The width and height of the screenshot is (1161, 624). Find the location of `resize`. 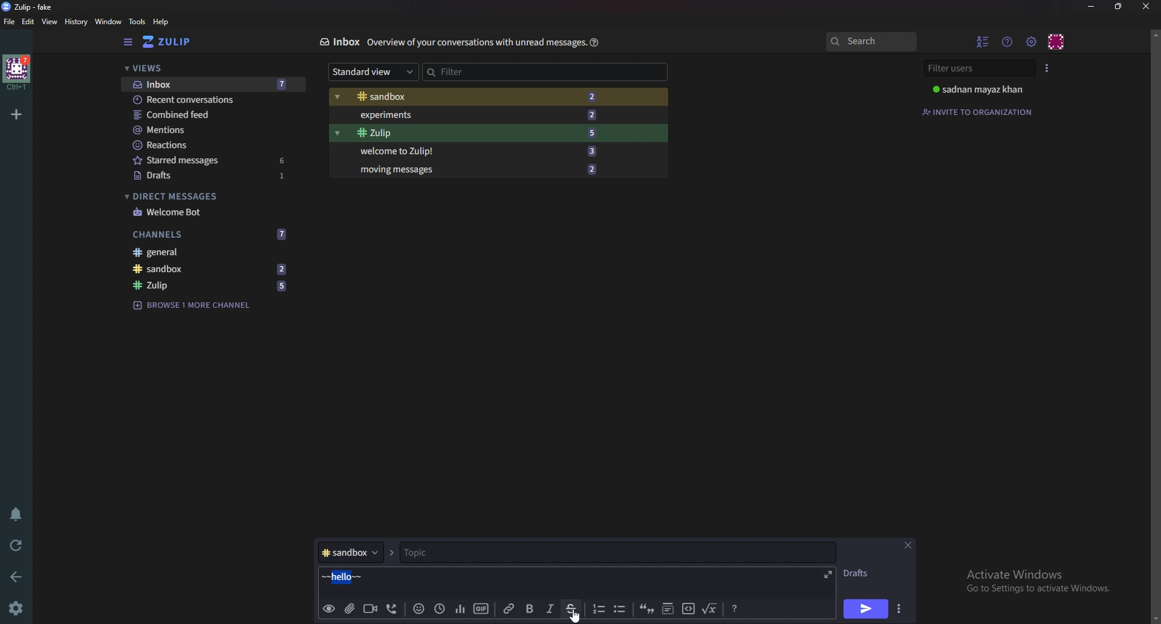

resize is located at coordinates (1117, 7).